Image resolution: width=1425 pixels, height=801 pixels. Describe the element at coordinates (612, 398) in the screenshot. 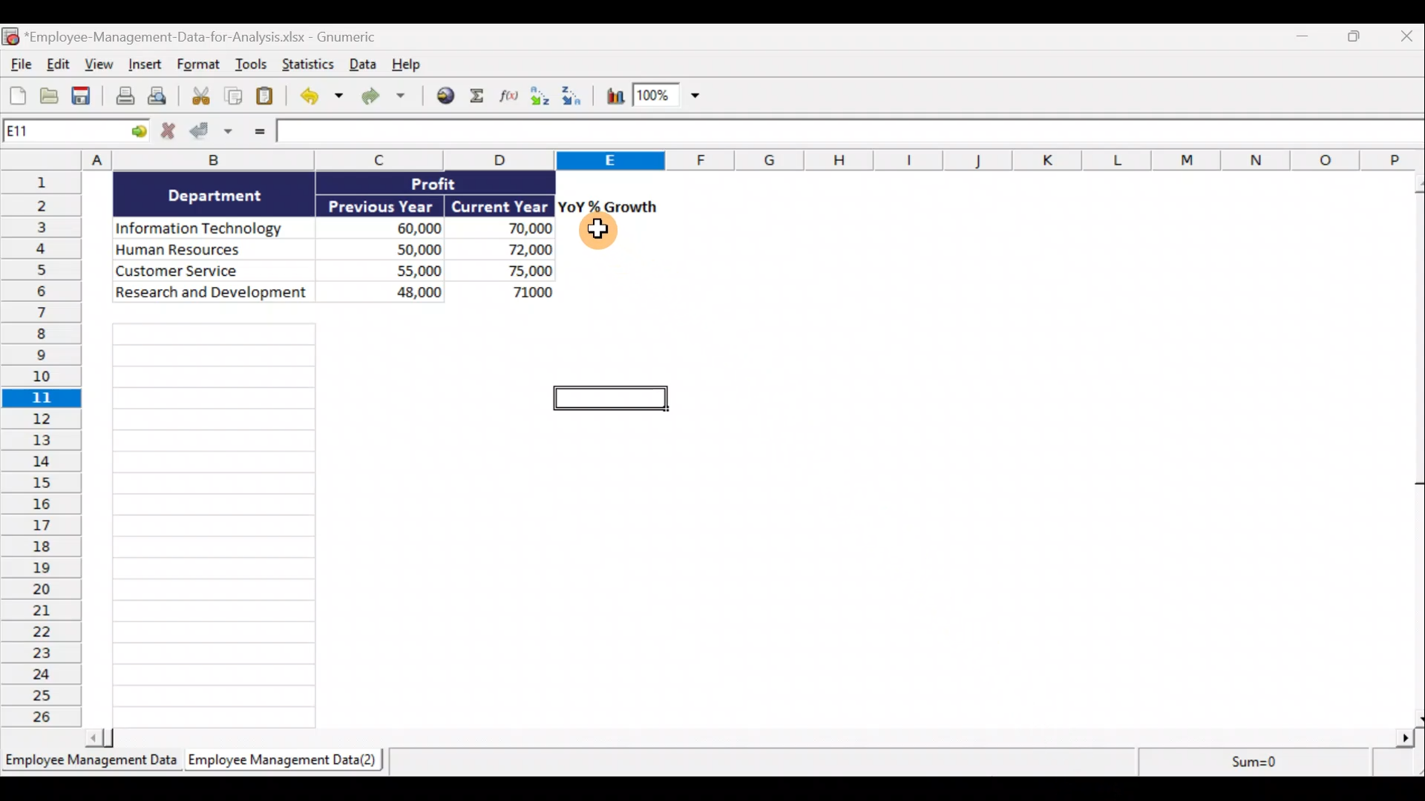

I see `selected cell` at that location.